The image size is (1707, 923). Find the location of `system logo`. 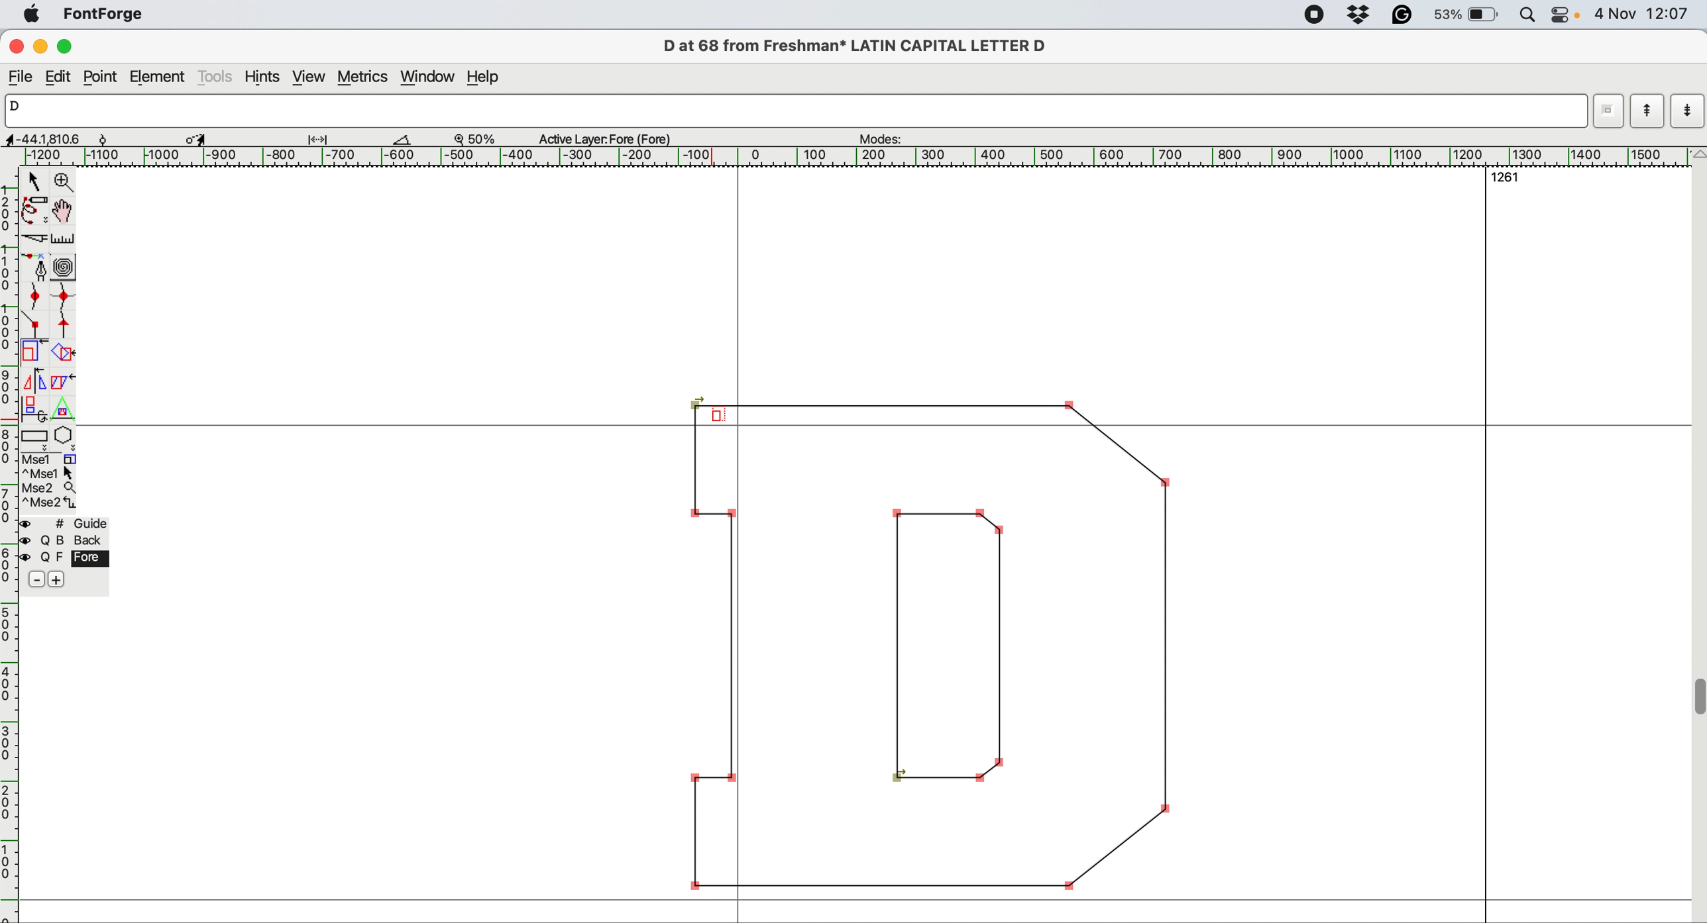

system logo is located at coordinates (32, 16).